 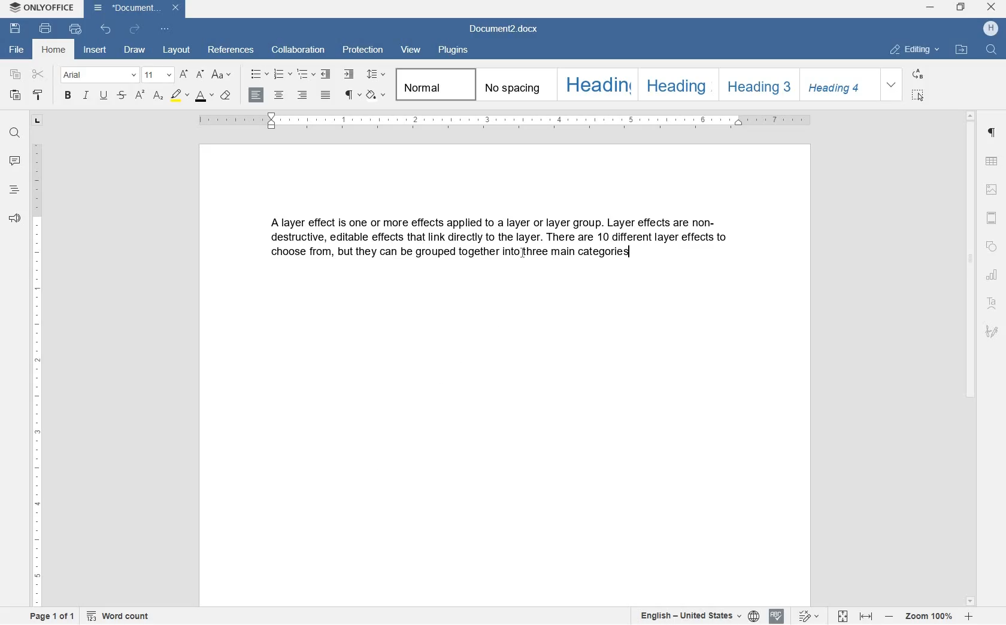 What do you see at coordinates (222, 75) in the screenshot?
I see `change case` at bounding box center [222, 75].